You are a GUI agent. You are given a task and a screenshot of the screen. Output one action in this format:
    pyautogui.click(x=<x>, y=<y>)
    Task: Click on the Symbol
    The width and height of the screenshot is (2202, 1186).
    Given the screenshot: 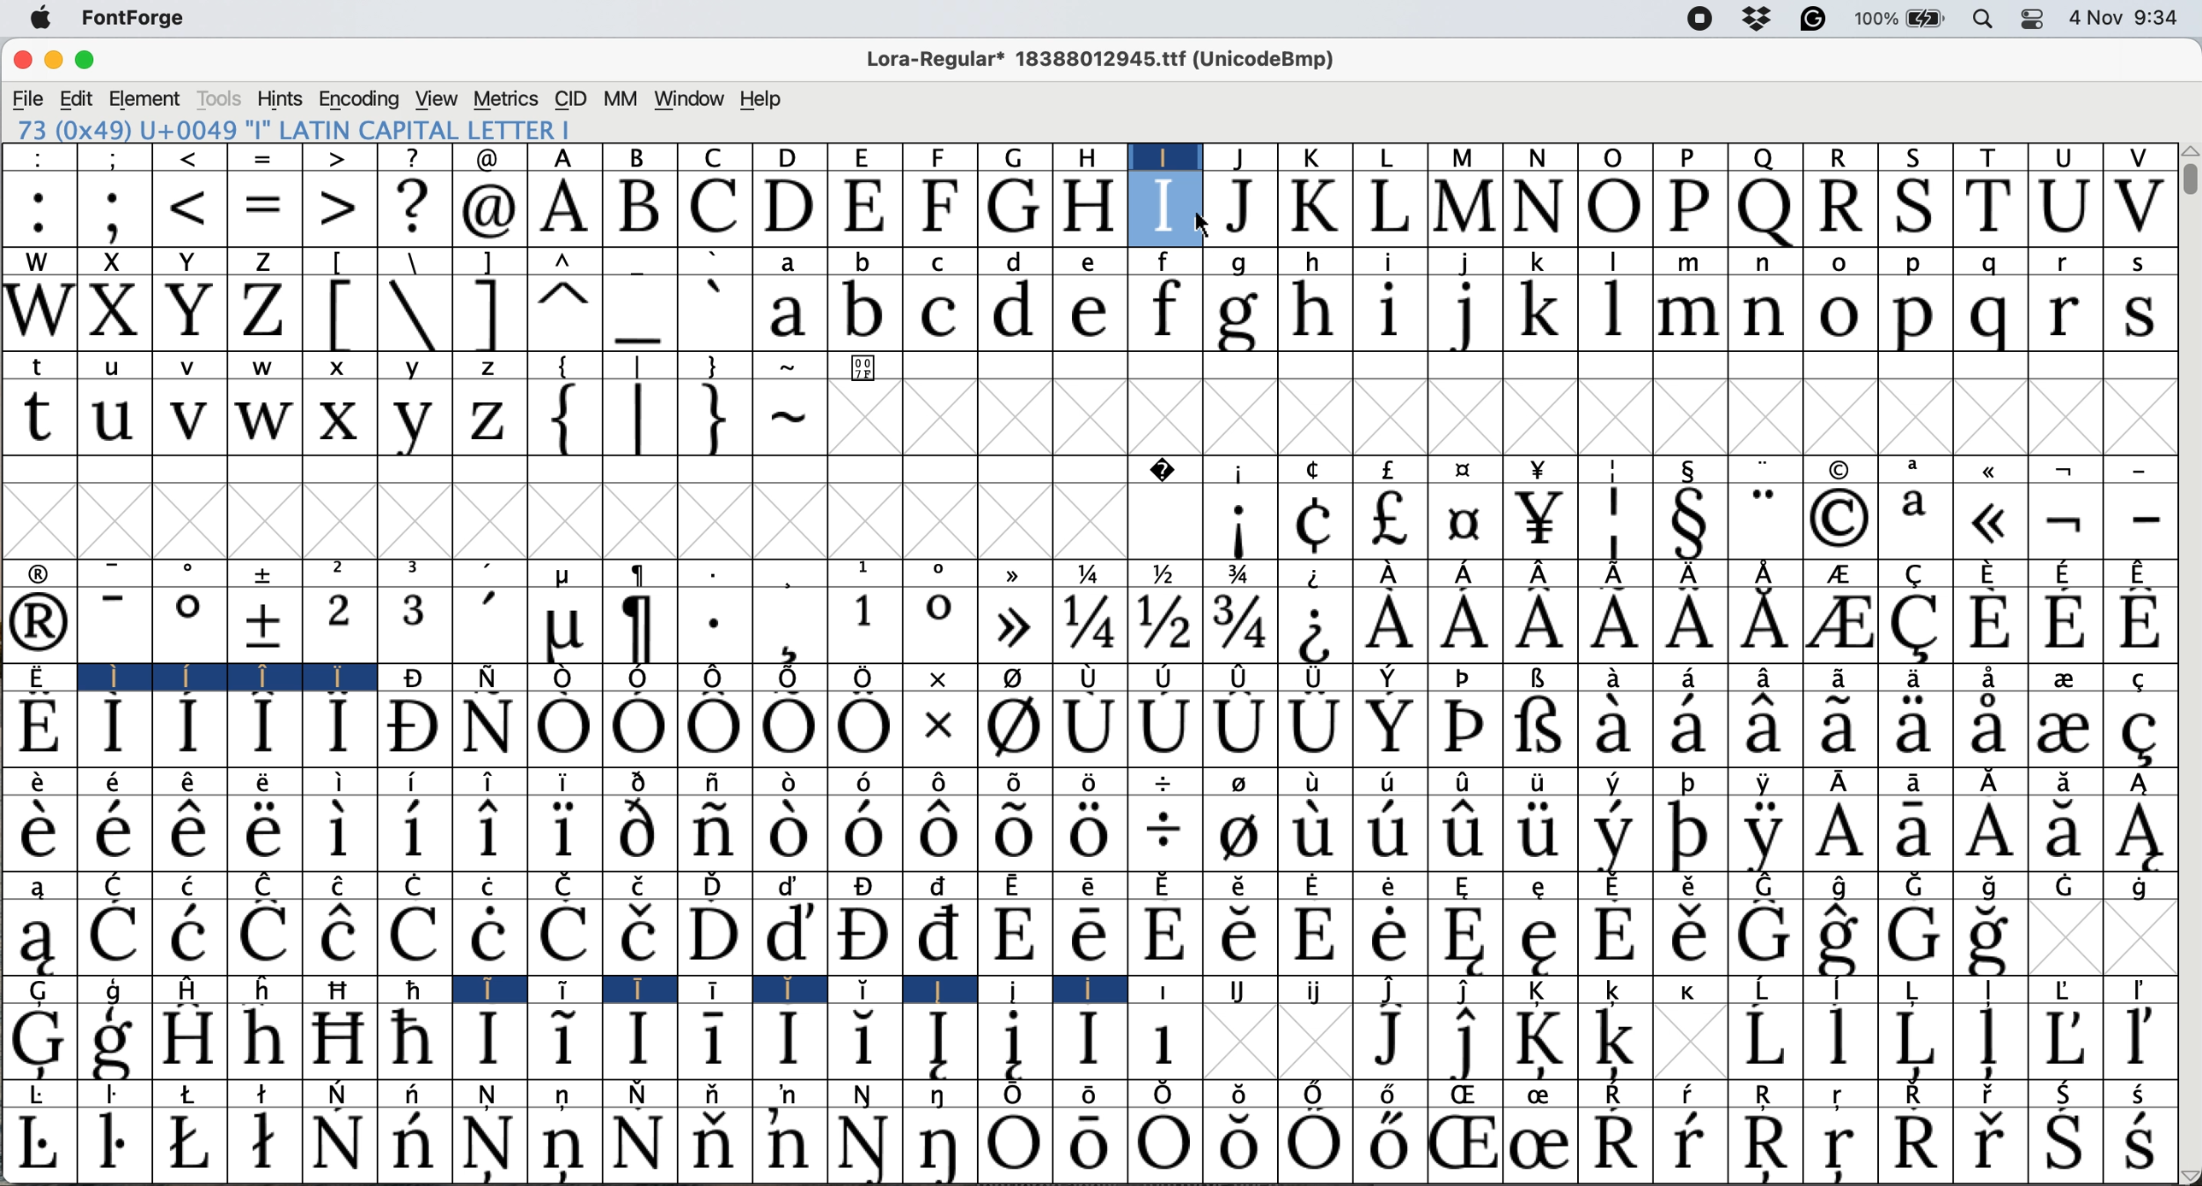 What is the action you would take?
    pyautogui.click(x=1540, y=625)
    